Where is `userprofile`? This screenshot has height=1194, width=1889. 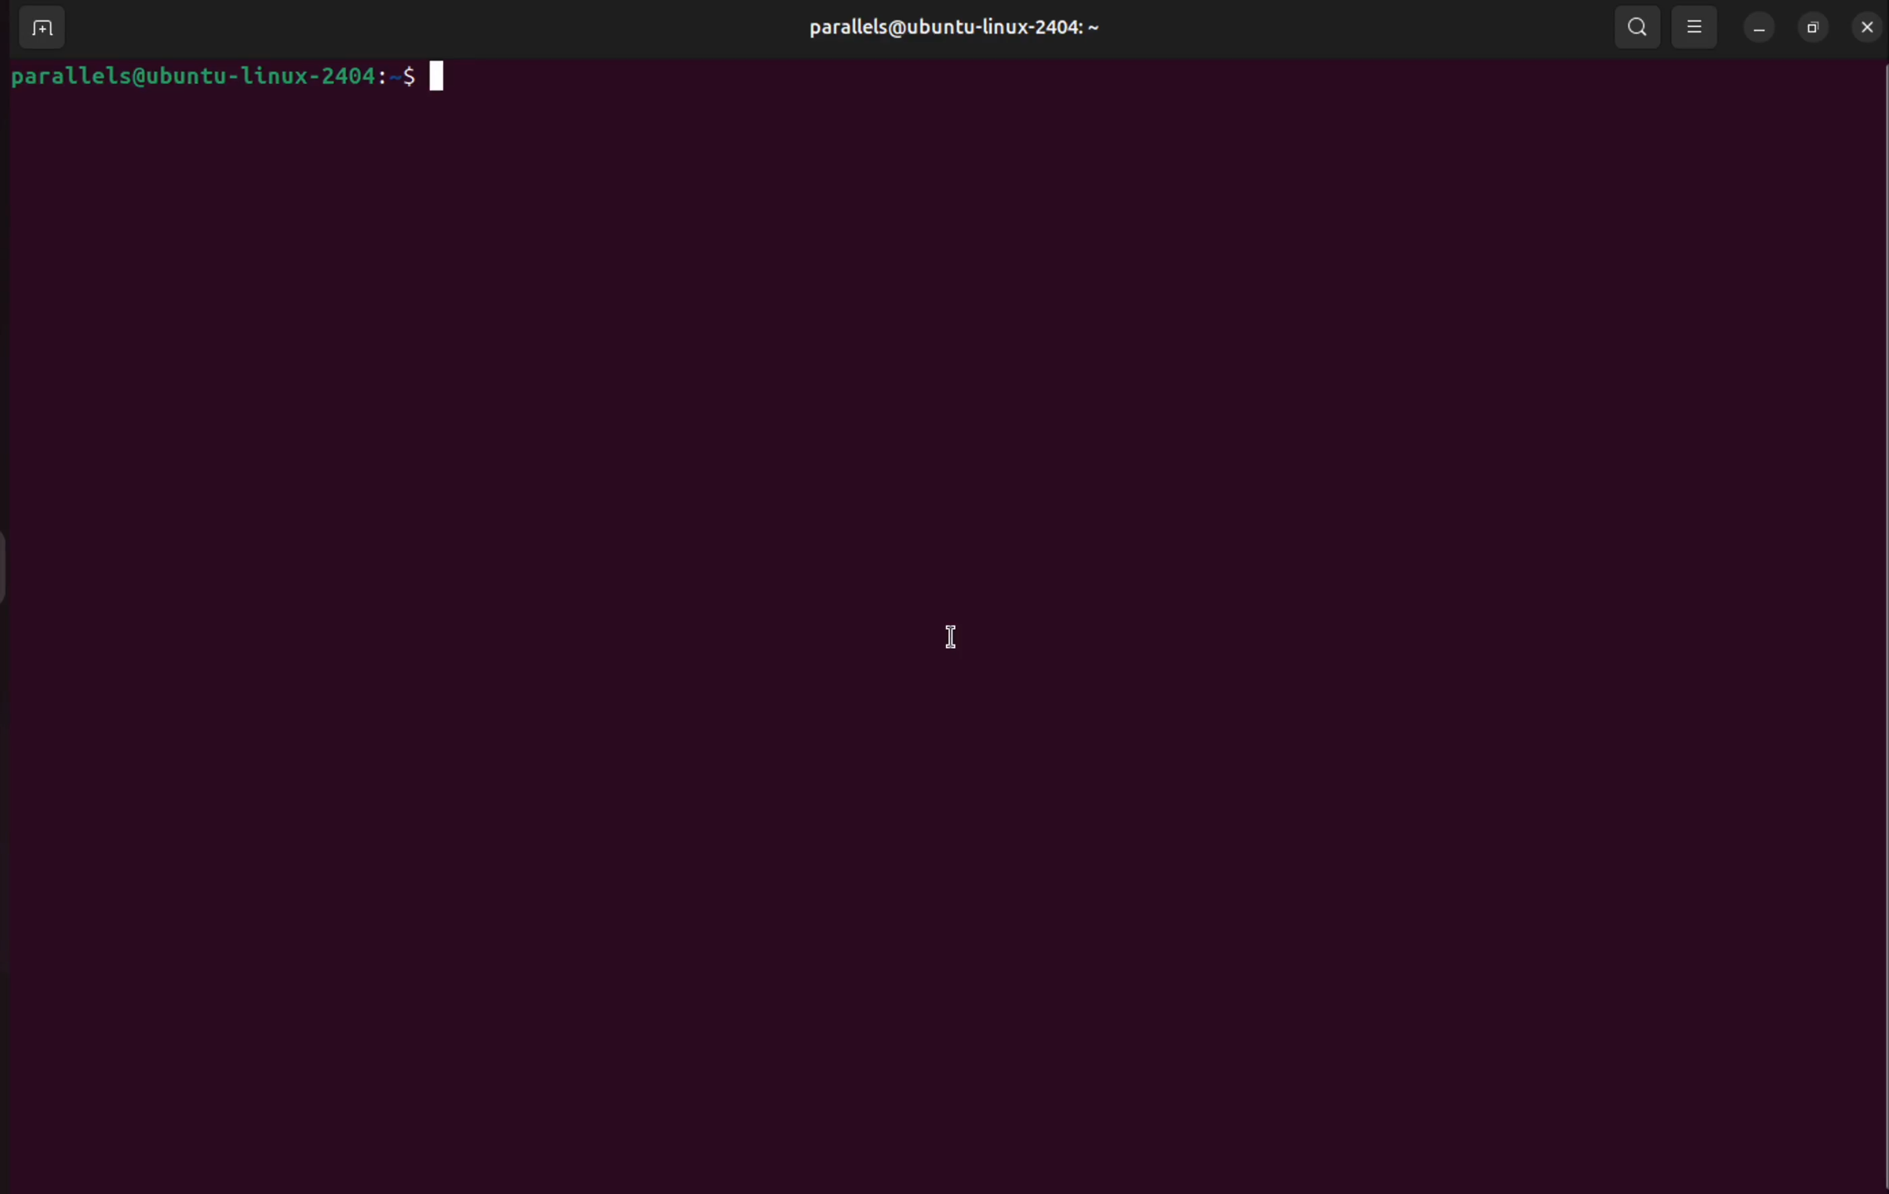 userprofile is located at coordinates (952, 30).